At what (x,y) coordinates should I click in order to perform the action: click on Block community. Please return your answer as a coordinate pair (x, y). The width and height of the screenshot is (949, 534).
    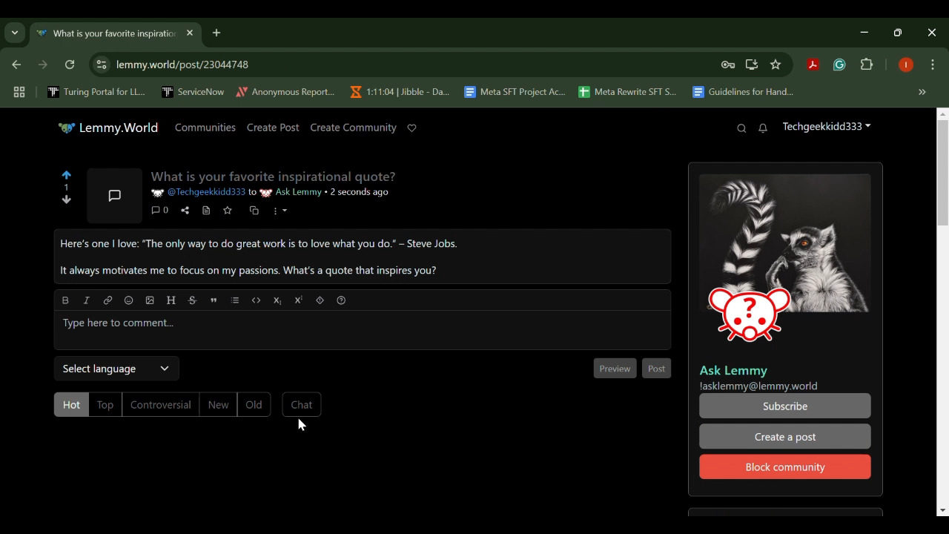
    Looking at the image, I should click on (784, 464).